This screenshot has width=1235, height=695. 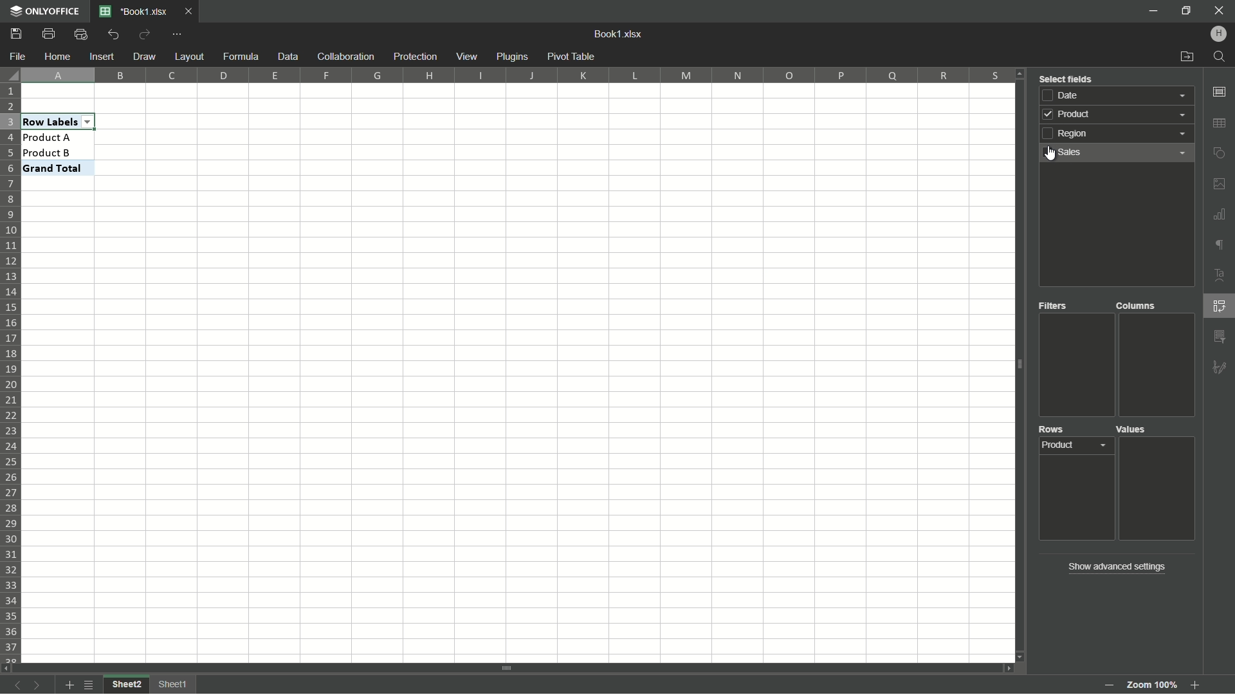 What do you see at coordinates (1021, 75) in the screenshot?
I see `Scroll up` at bounding box center [1021, 75].